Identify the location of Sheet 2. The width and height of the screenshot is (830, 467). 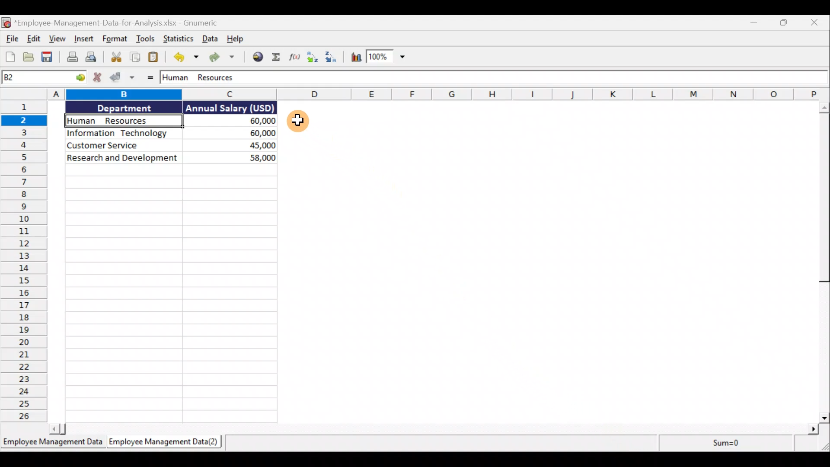
(168, 442).